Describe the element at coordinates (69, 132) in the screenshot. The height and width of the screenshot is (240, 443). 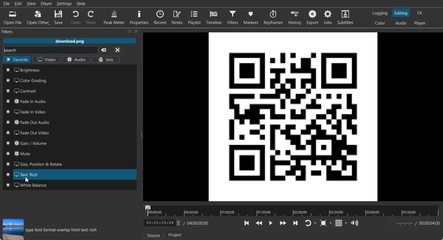
I see `Fade Out Video` at that location.